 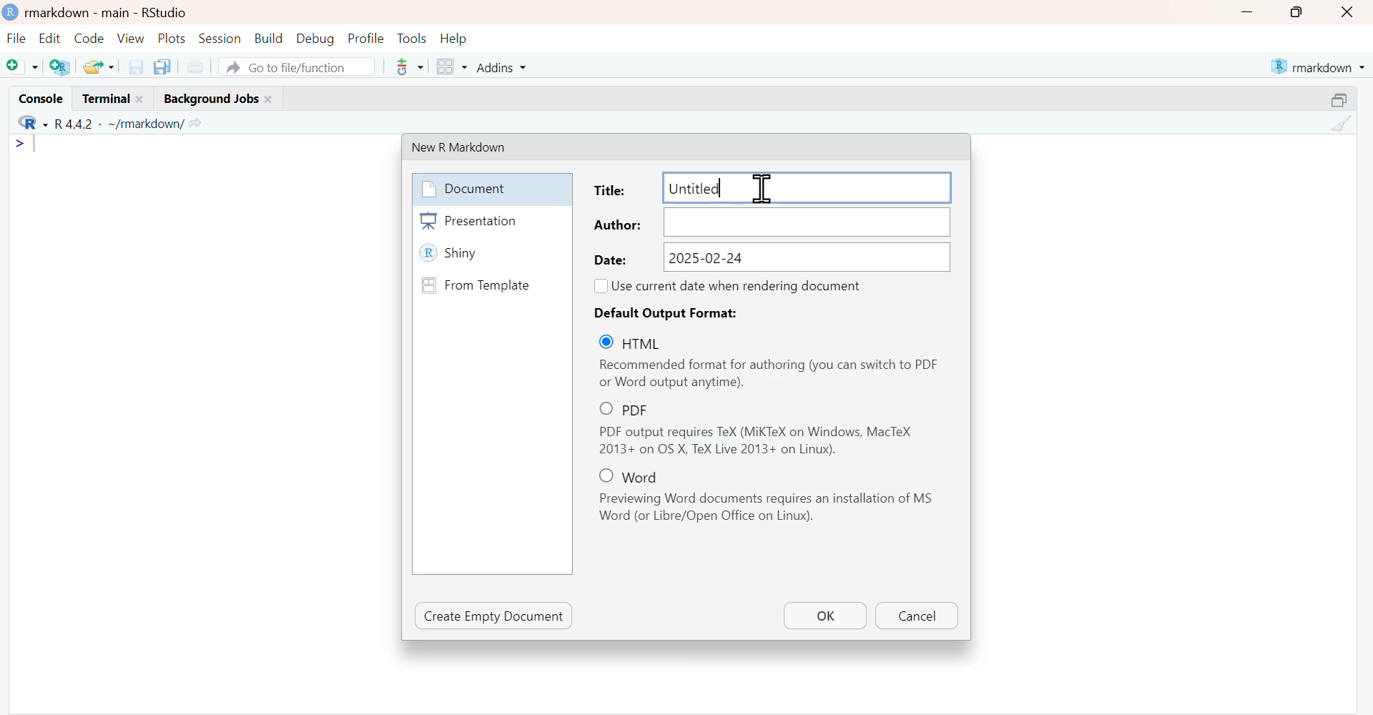 What do you see at coordinates (672, 312) in the screenshot?
I see `Default Output Format:` at bounding box center [672, 312].